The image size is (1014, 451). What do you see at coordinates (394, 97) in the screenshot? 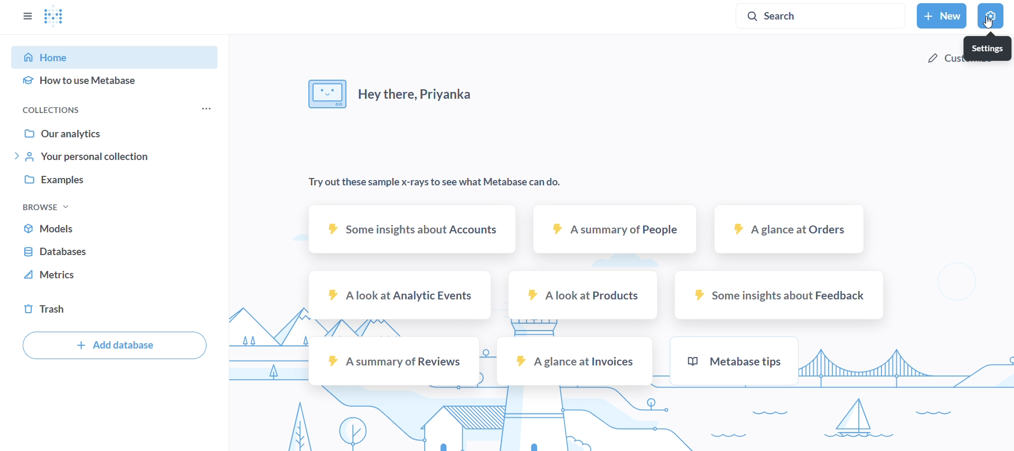
I see `hey there, priyanka` at bounding box center [394, 97].